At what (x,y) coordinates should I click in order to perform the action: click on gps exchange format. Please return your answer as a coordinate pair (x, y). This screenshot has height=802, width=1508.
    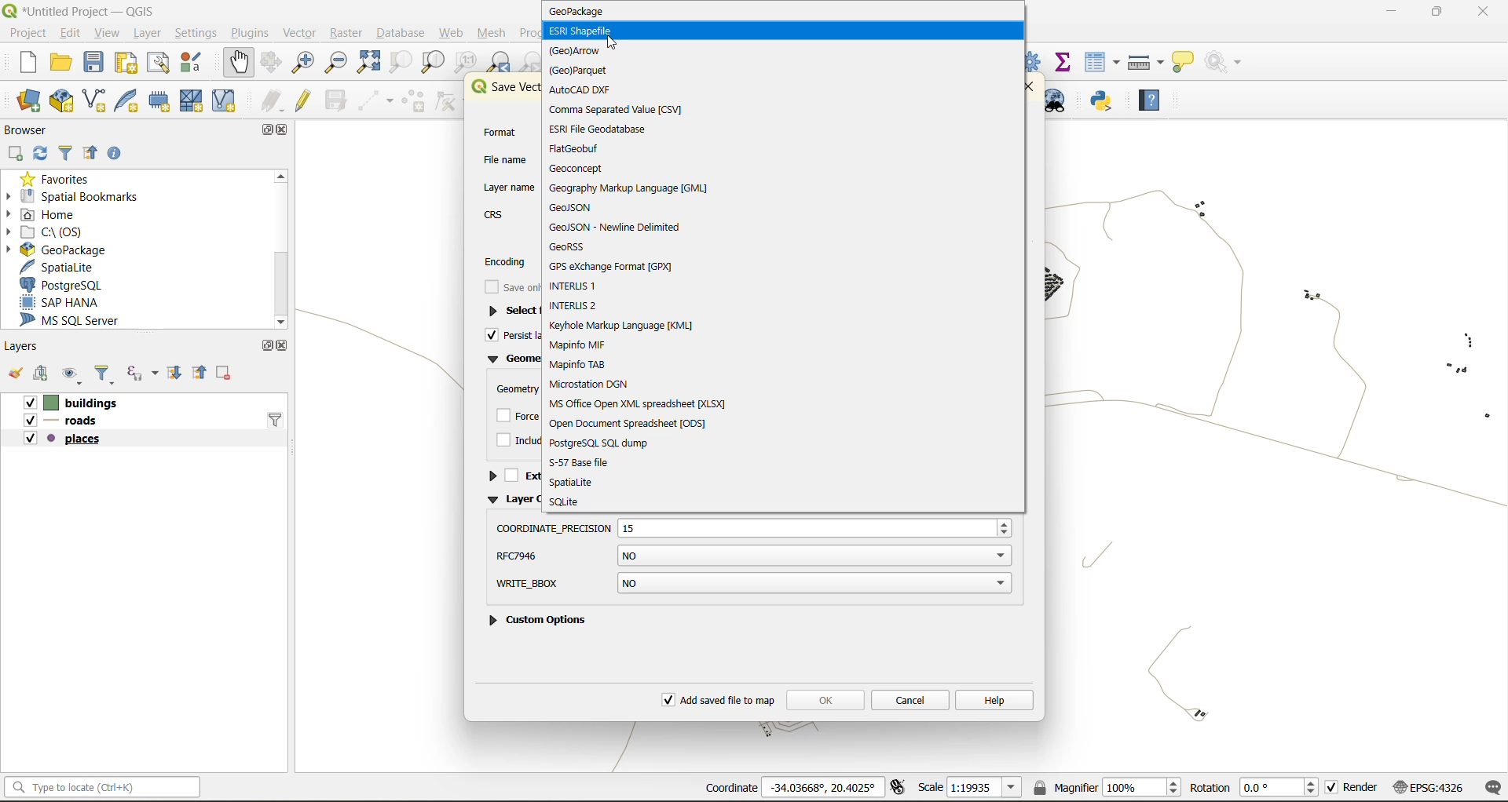
    Looking at the image, I should click on (614, 266).